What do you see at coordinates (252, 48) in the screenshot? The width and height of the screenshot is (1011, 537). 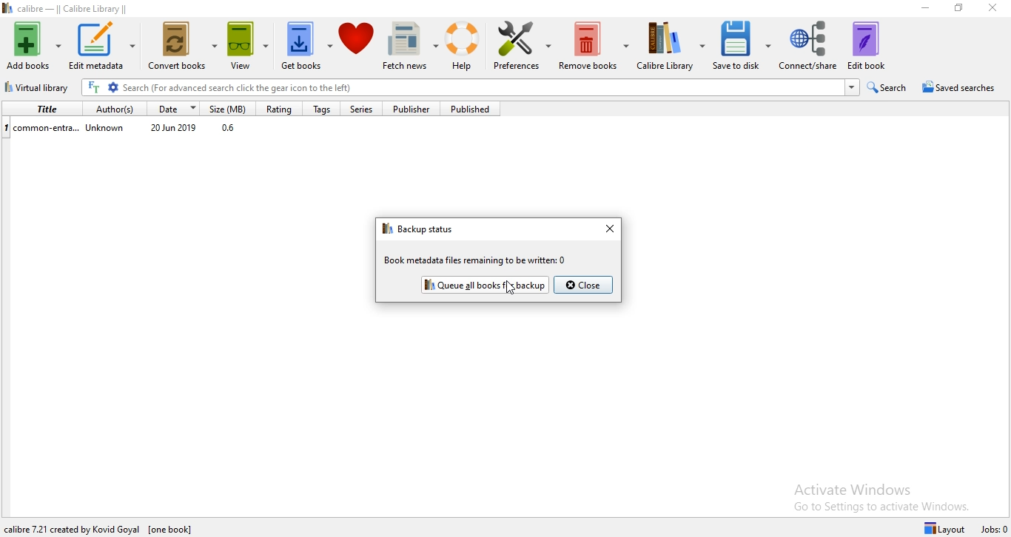 I see `View` at bounding box center [252, 48].